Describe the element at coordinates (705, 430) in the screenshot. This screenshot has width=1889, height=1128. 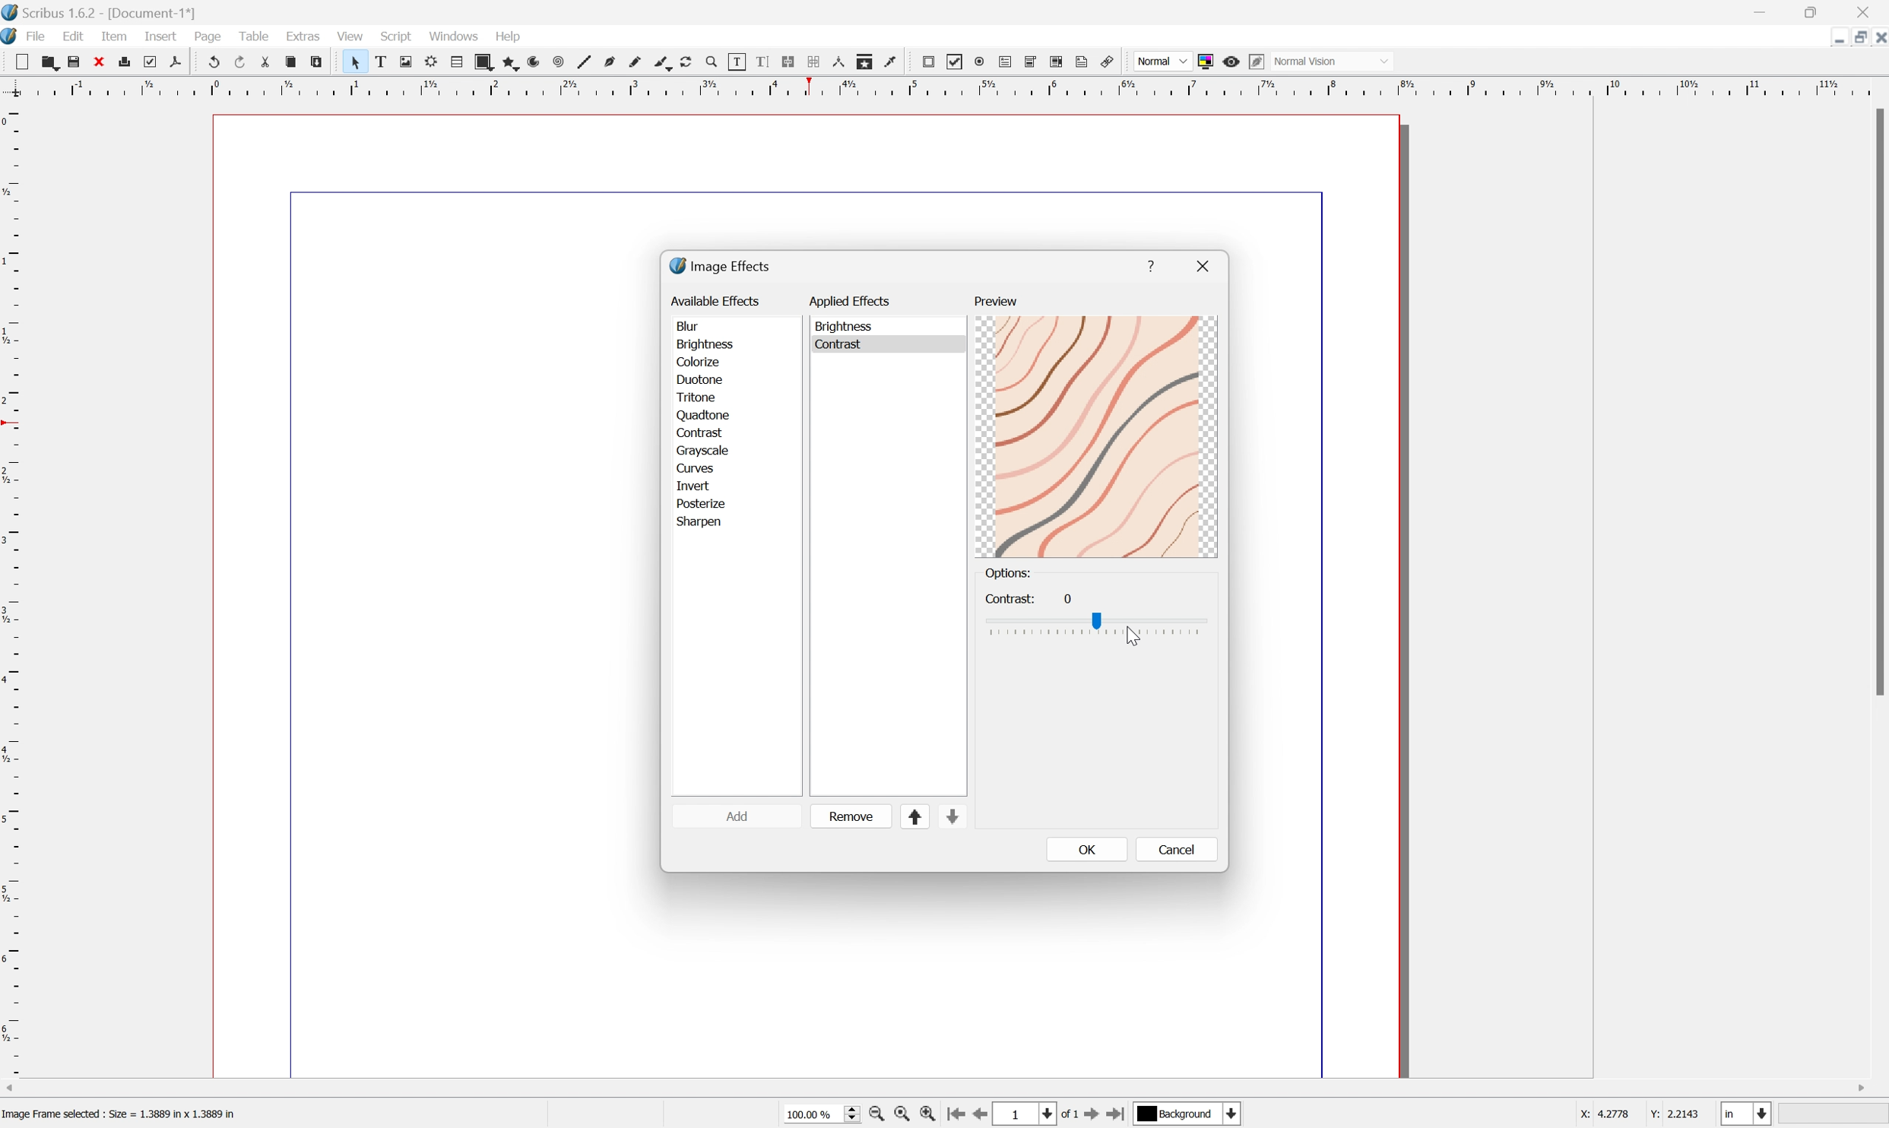
I see `contrast` at that location.